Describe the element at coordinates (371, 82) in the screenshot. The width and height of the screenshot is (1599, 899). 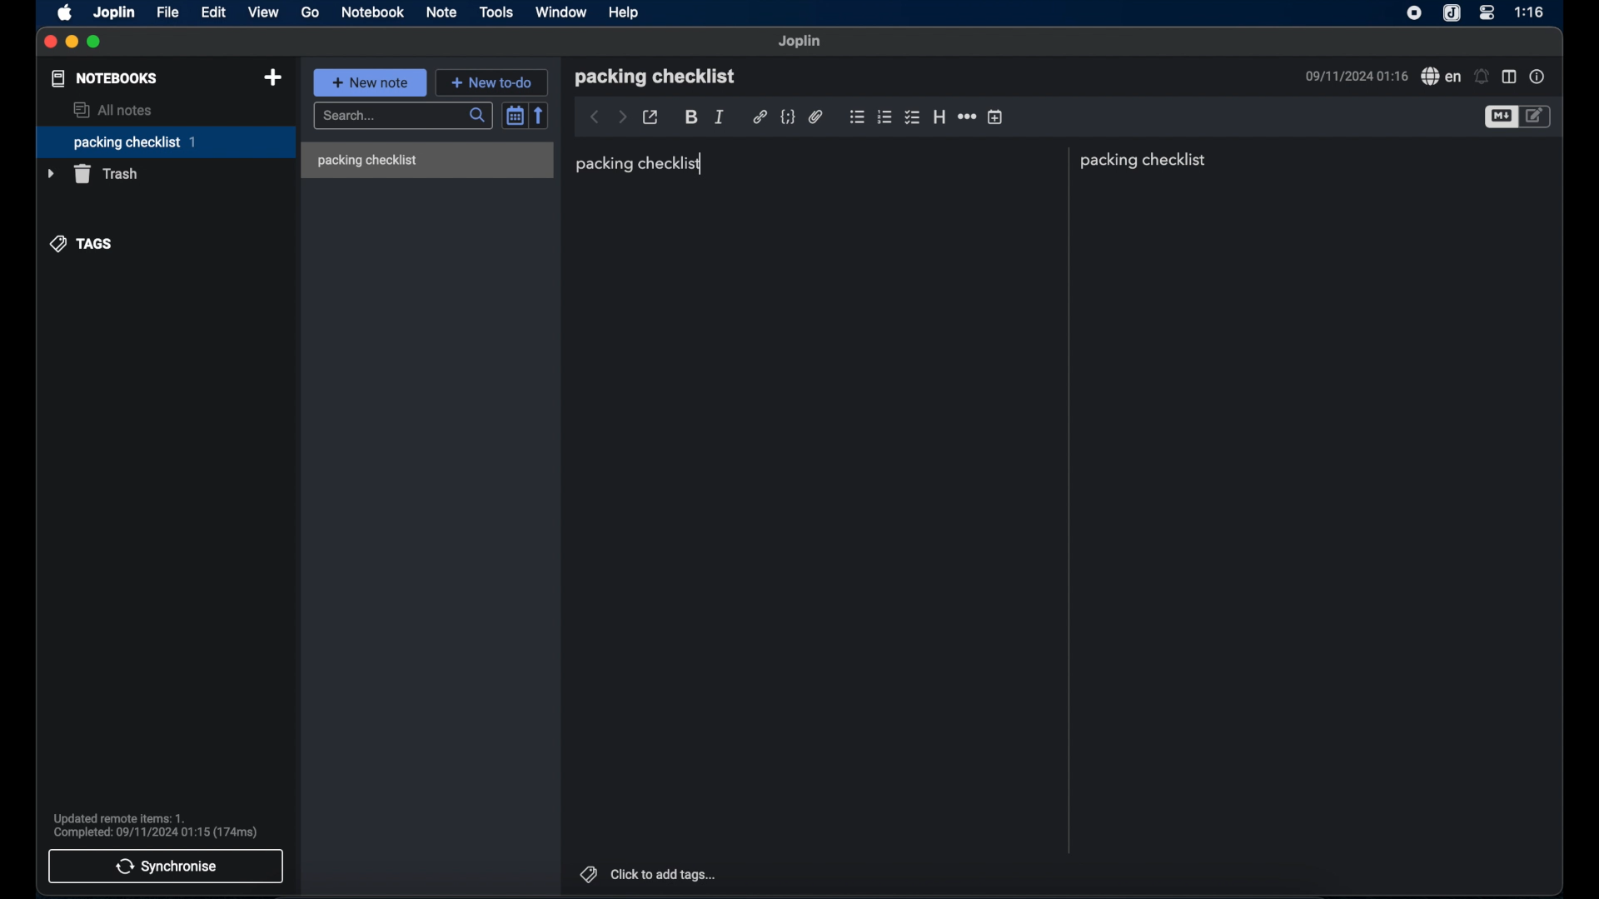
I see `new note` at that location.